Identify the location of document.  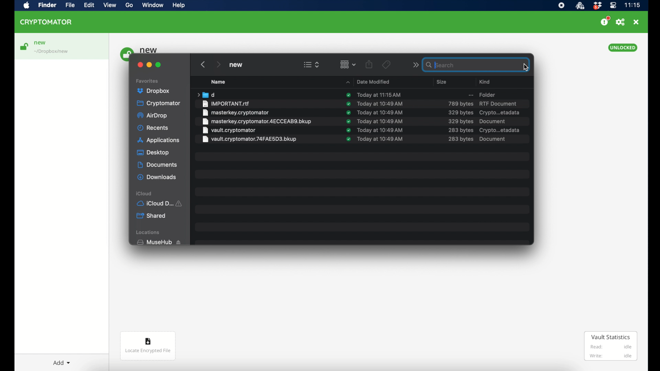
(493, 121).